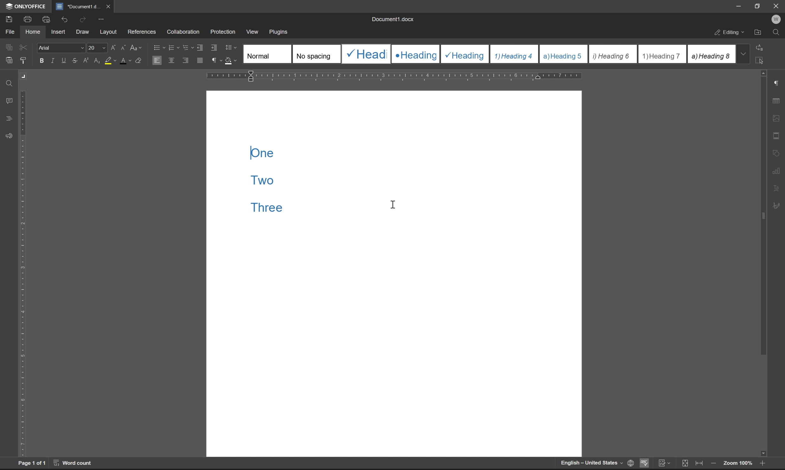 Image resolution: width=785 pixels, height=470 pixels. Describe the element at coordinates (96, 47) in the screenshot. I see `font size` at that location.